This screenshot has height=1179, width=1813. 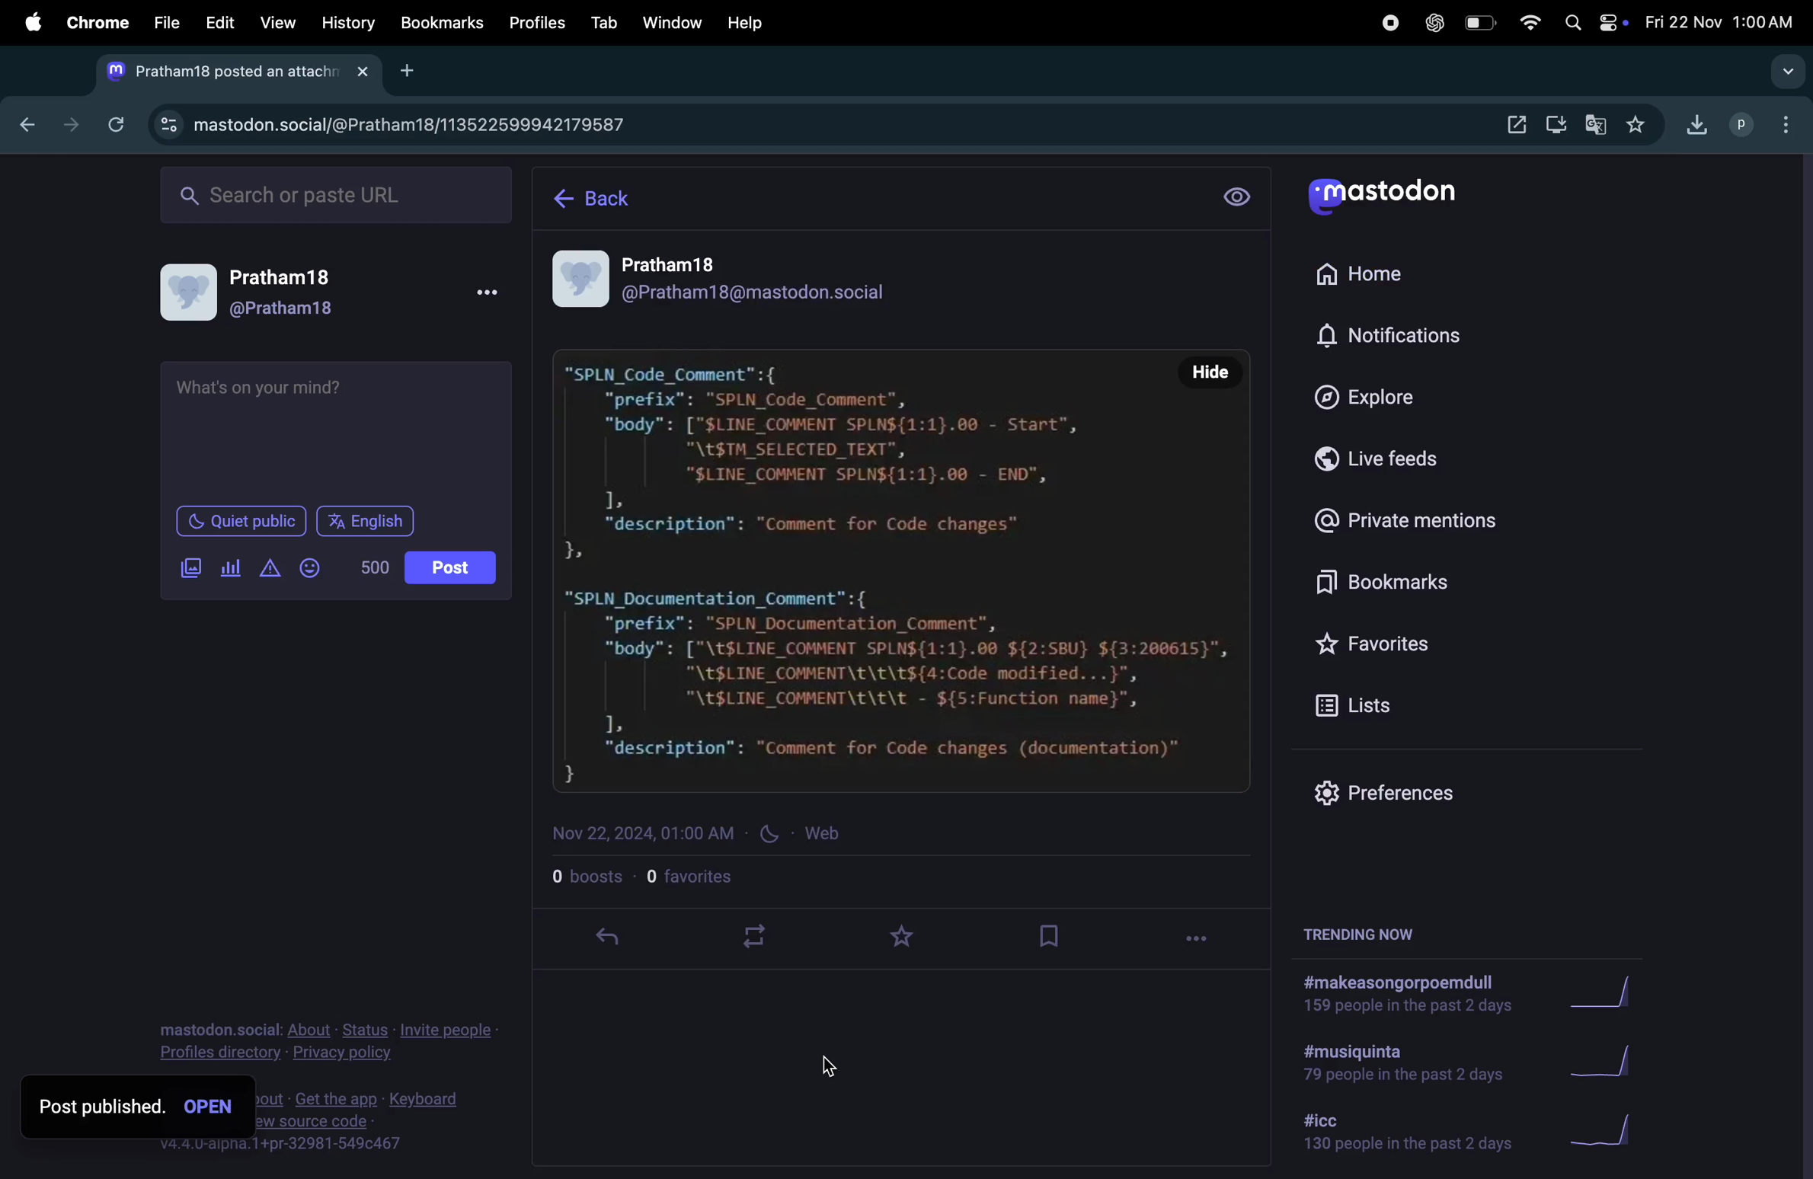 What do you see at coordinates (1405, 995) in the screenshot?
I see `hashtags` at bounding box center [1405, 995].